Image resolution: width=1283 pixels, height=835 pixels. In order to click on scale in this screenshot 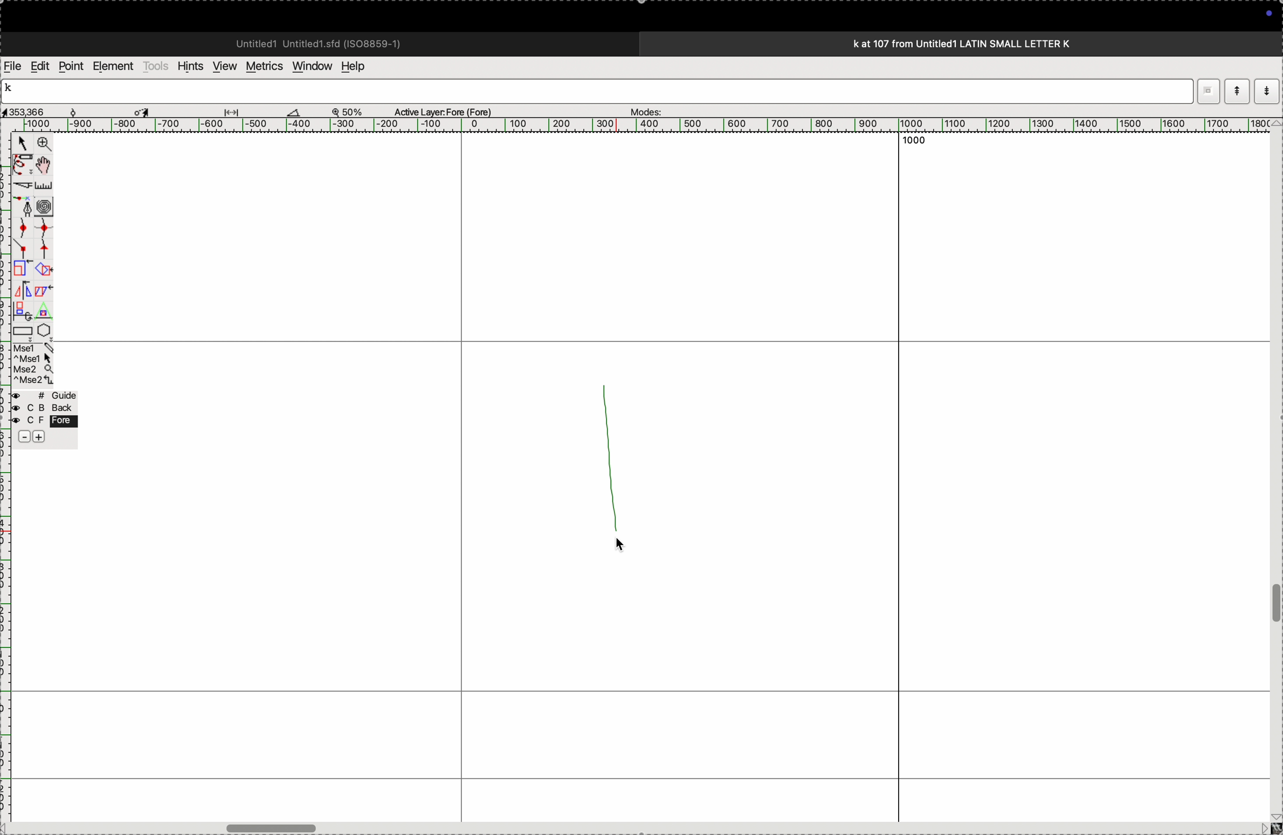, I will do `click(46, 185)`.